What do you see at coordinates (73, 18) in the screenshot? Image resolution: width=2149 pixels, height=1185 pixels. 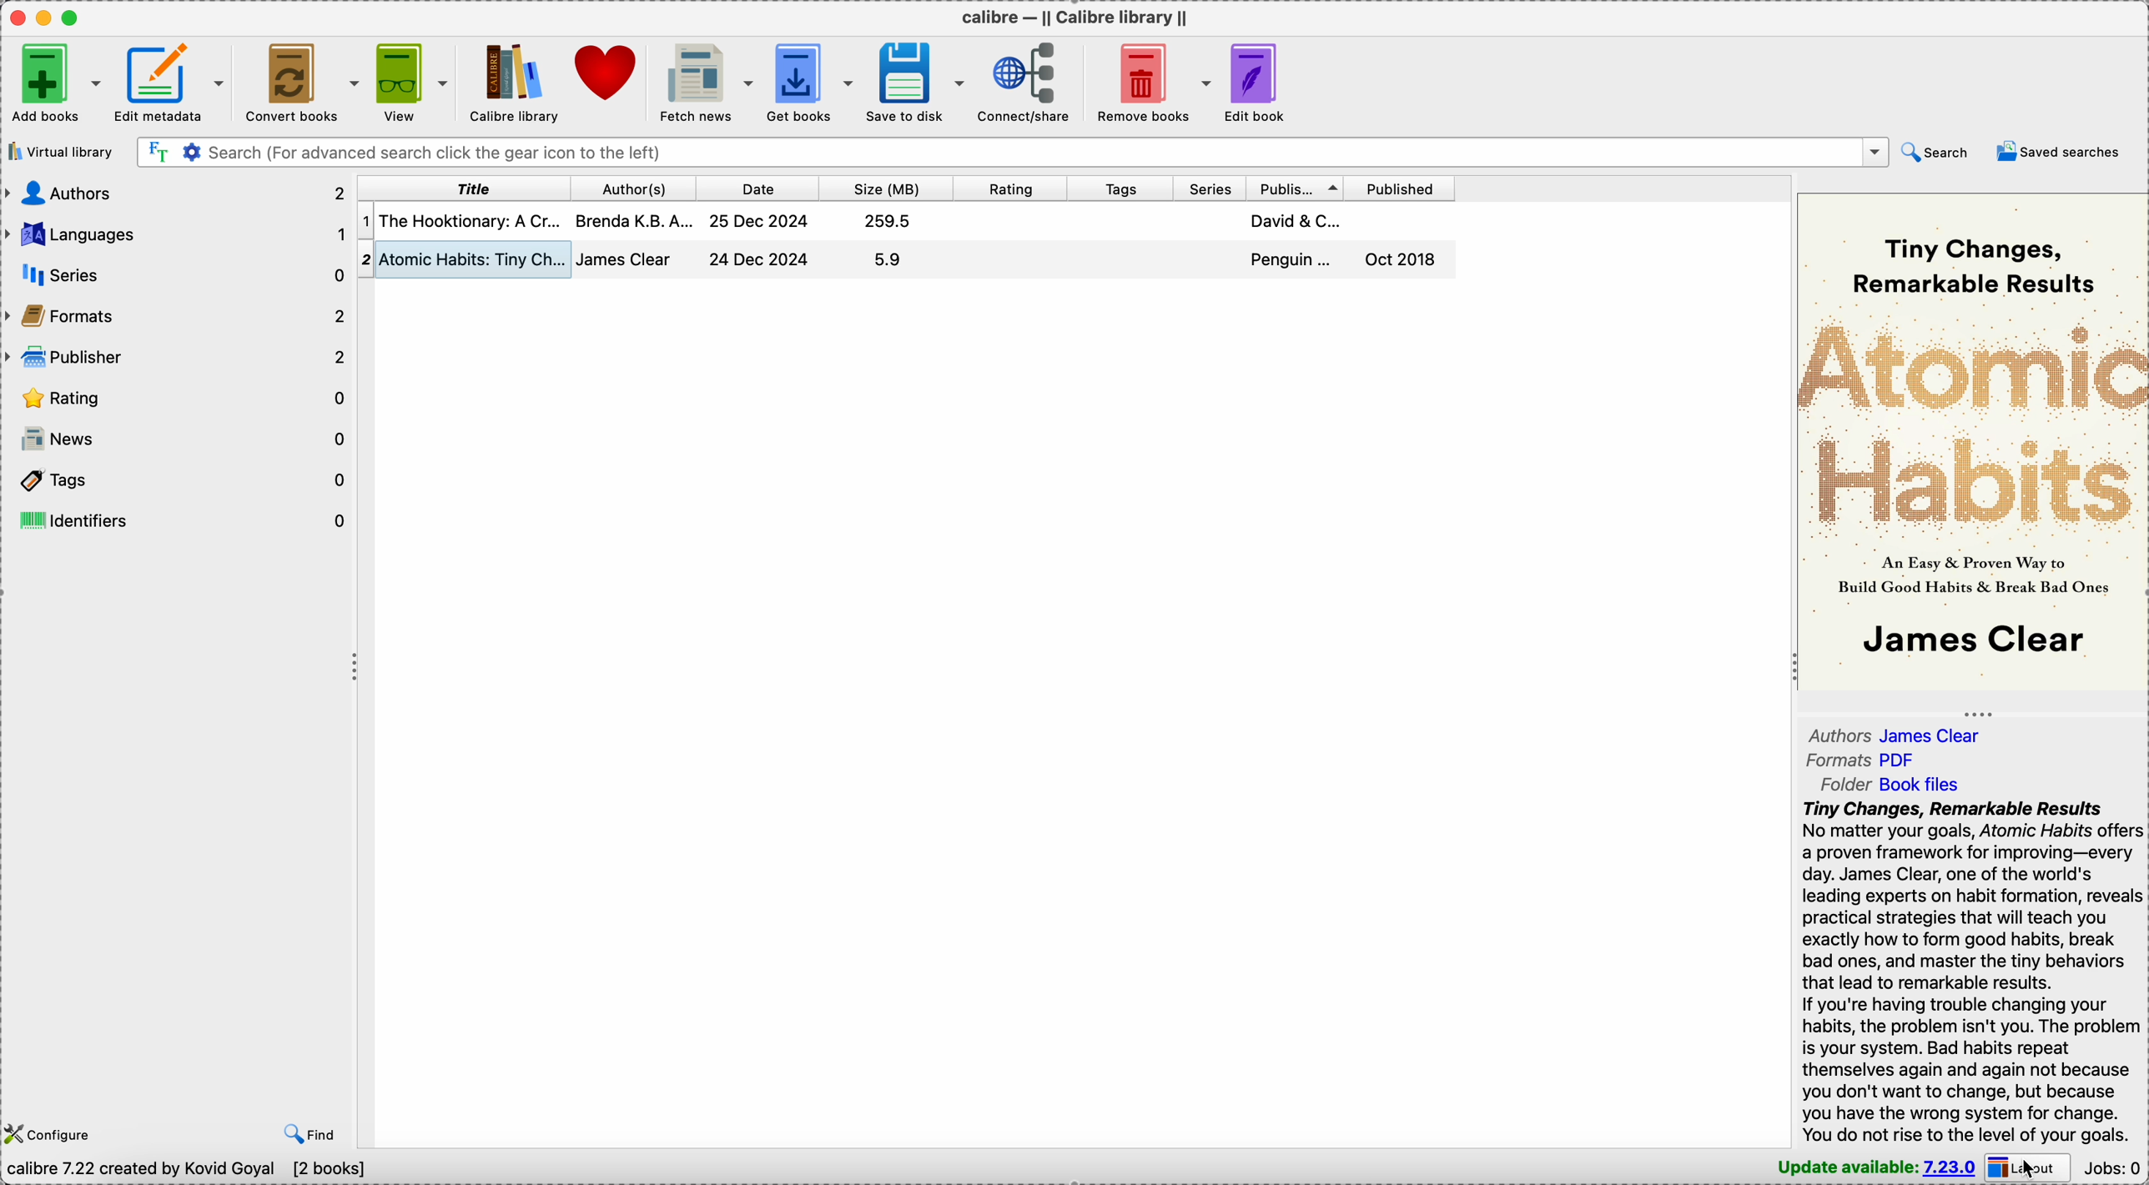 I see `maximize Calibre` at bounding box center [73, 18].